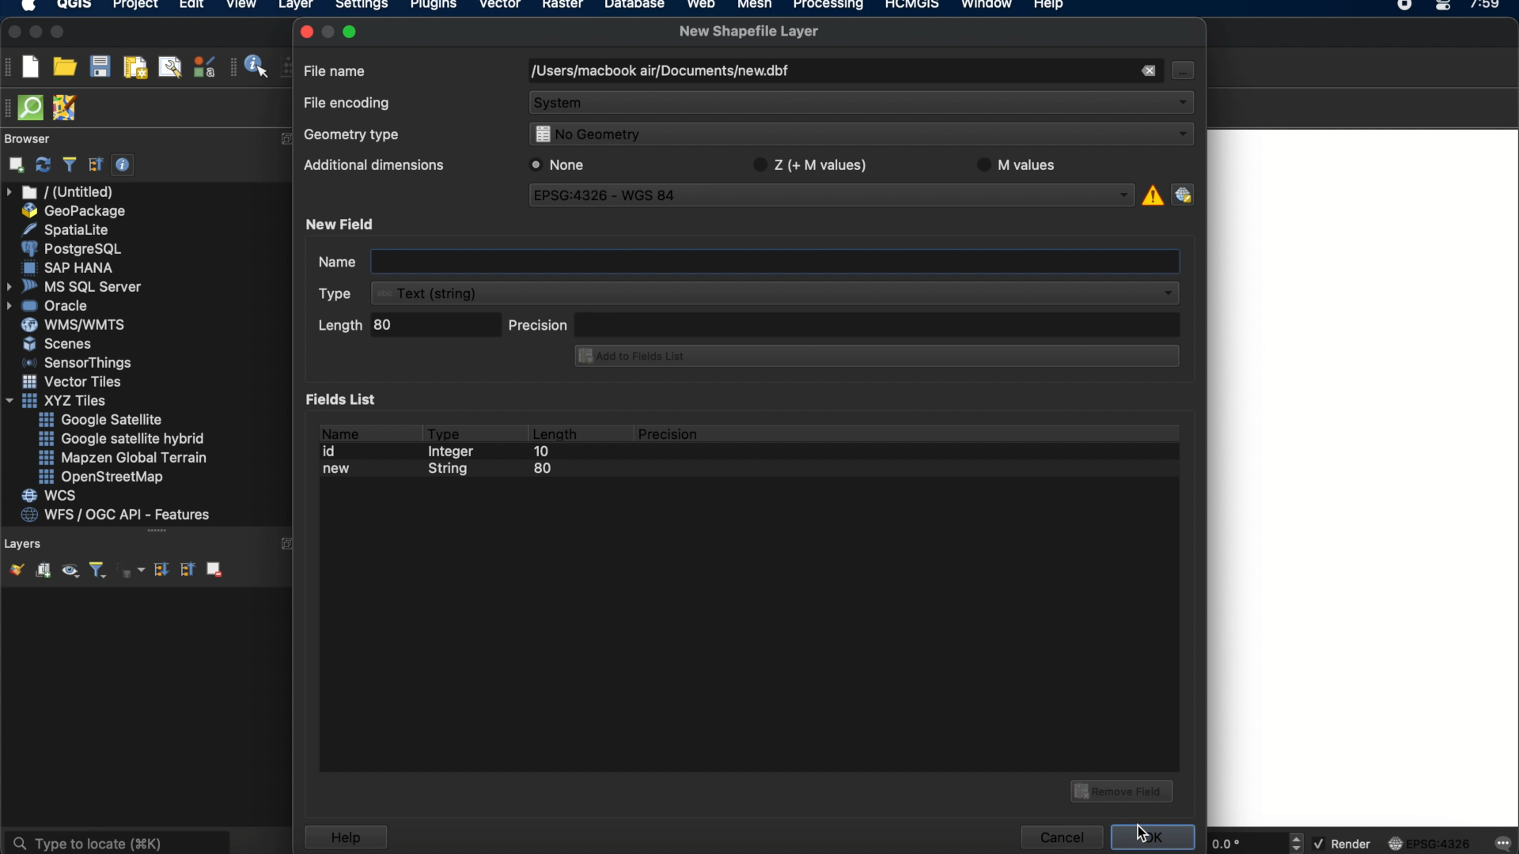 The image size is (1519, 854). I want to click on remove, so click(1147, 71).